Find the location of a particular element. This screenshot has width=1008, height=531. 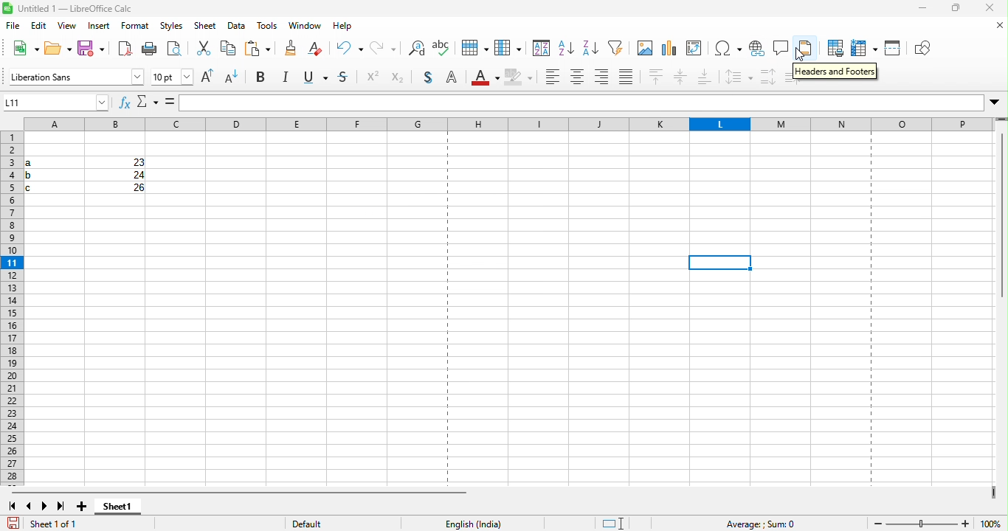

apply outline is located at coordinates (457, 79).